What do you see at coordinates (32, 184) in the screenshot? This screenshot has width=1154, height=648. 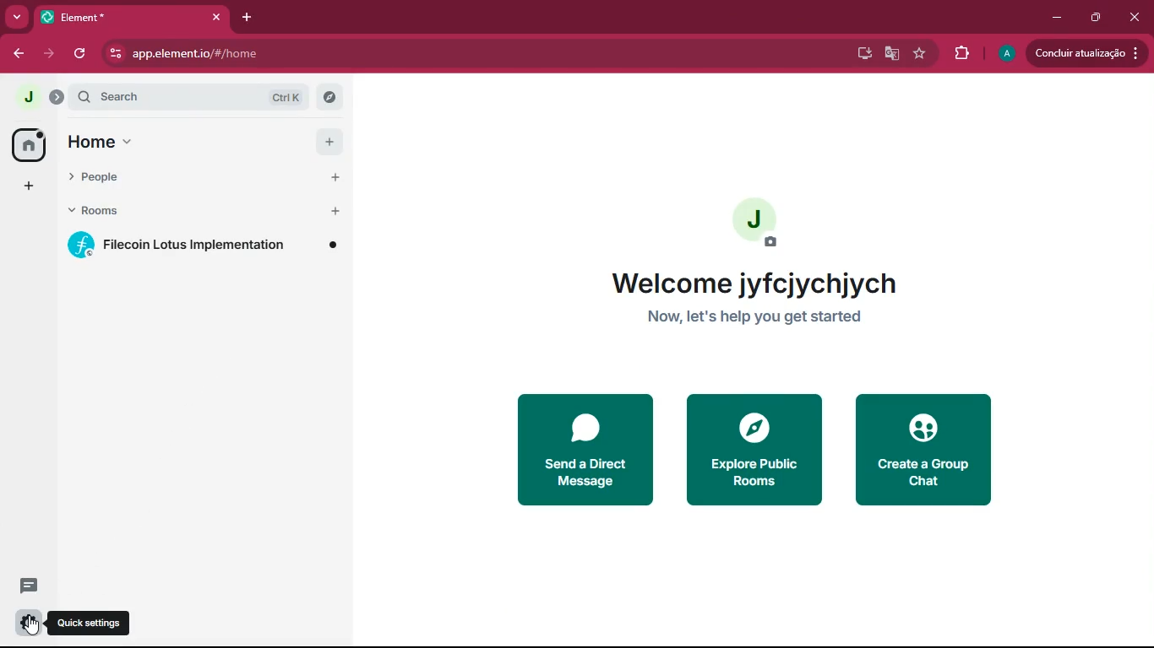 I see `add` at bounding box center [32, 184].